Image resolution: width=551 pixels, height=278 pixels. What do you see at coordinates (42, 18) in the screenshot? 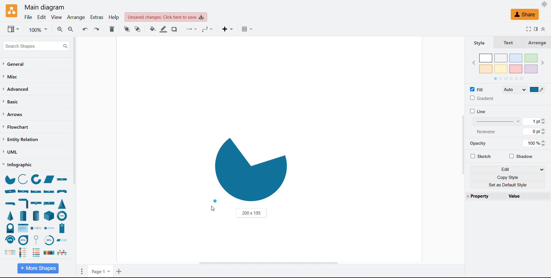
I see `Edit ` at bounding box center [42, 18].